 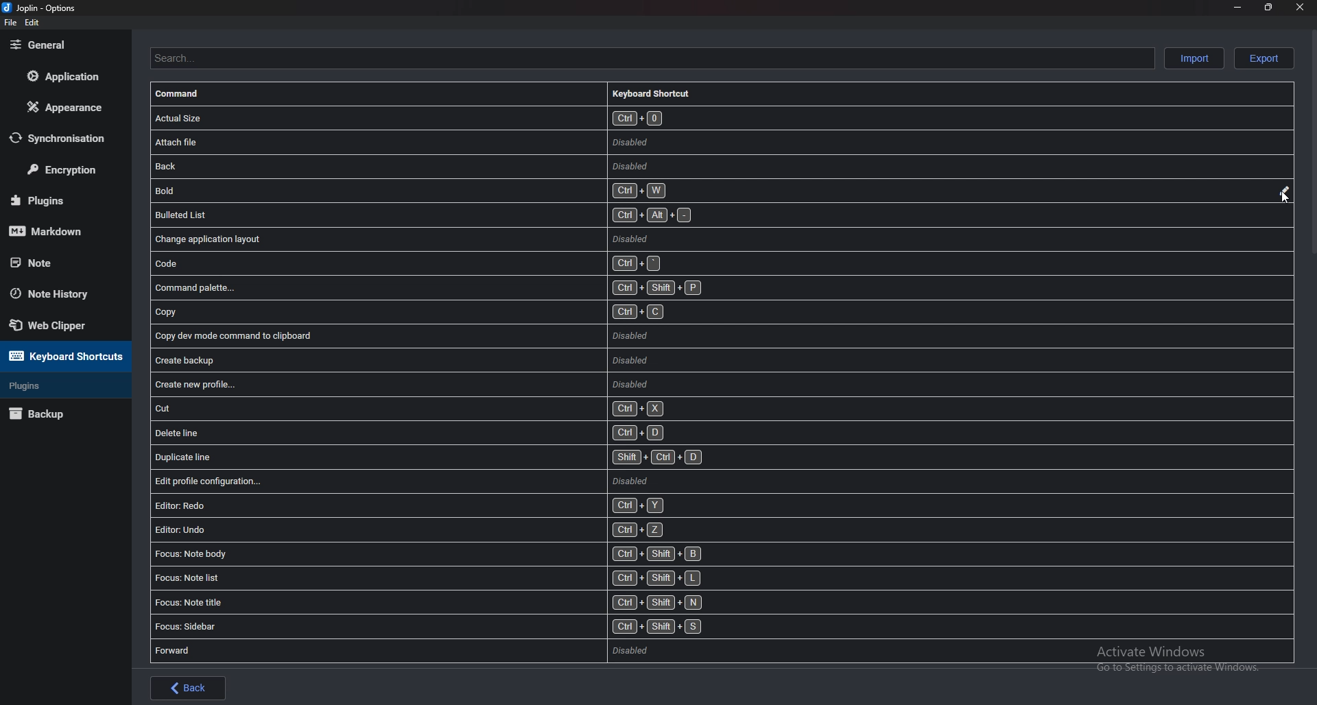 I want to click on Scroll bar, so click(x=1311, y=145).